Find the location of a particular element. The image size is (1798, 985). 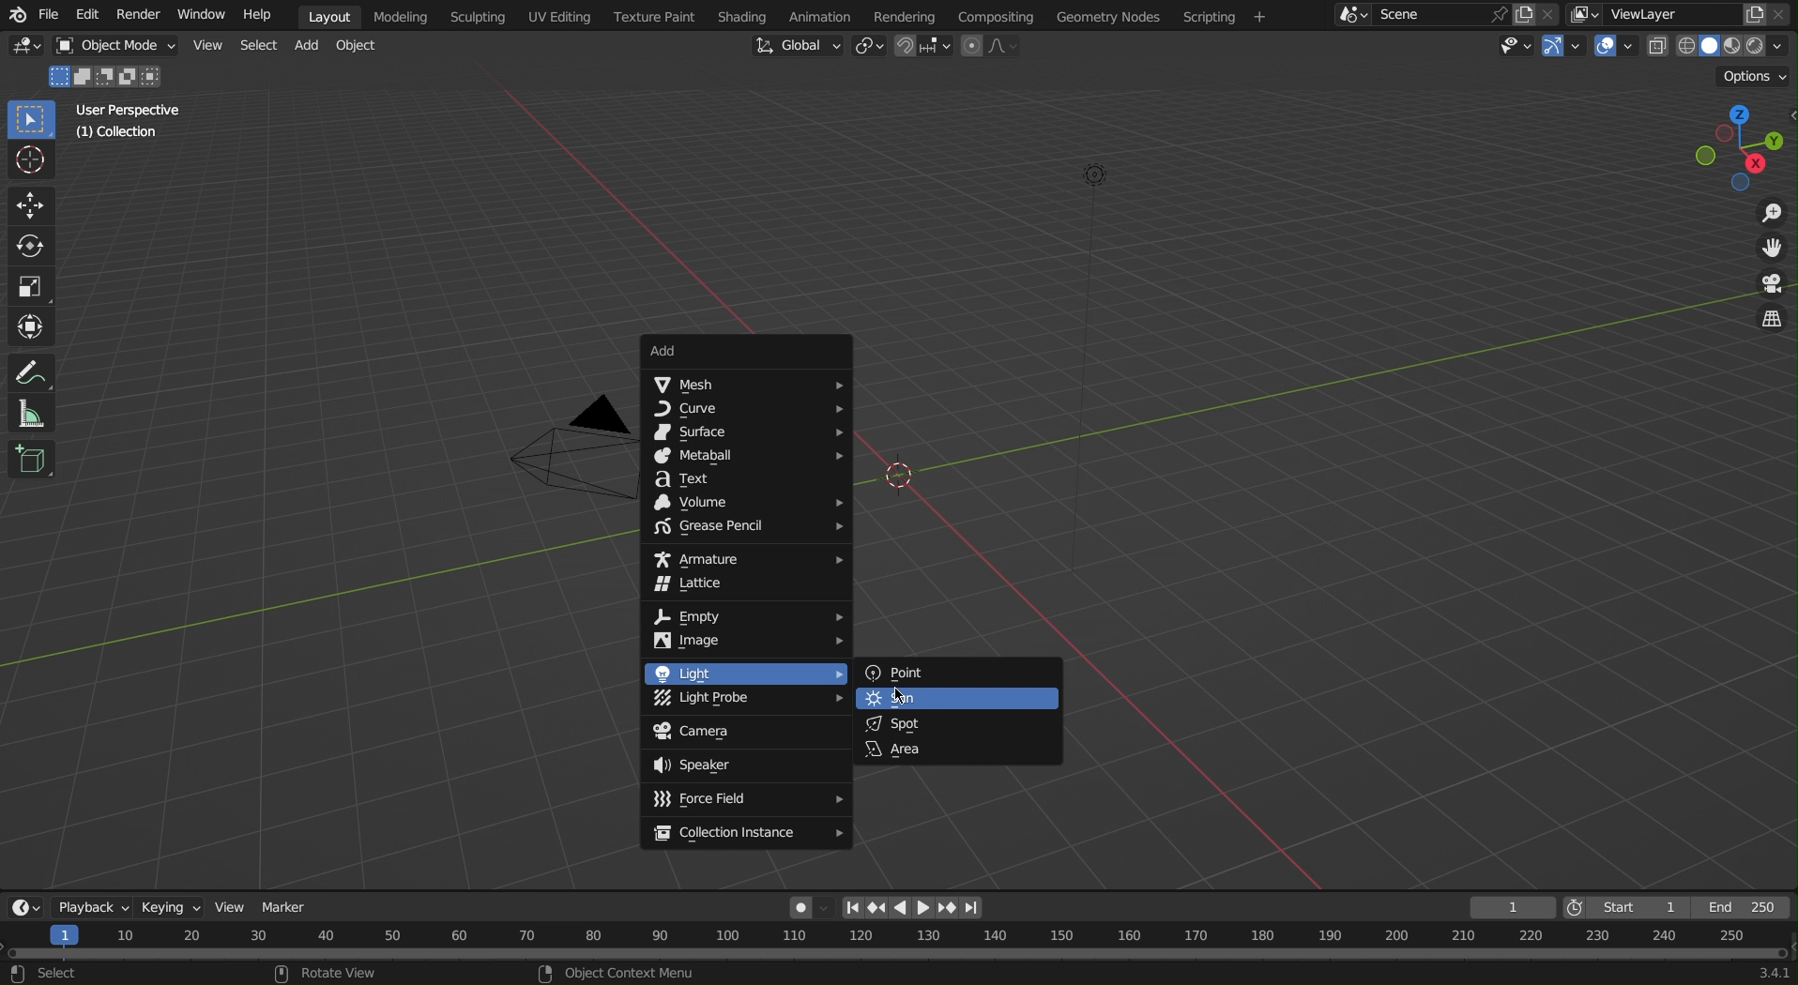

Copy is located at coordinates (1755, 12).